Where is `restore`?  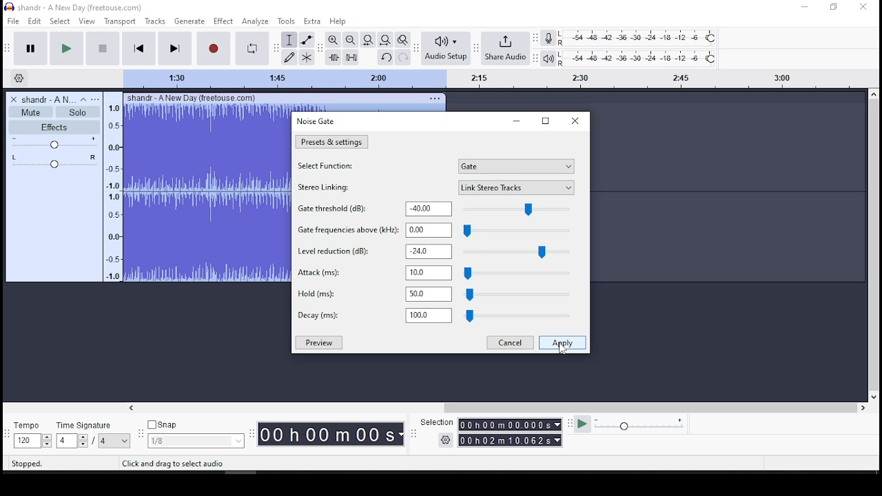
restore is located at coordinates (545, 121).